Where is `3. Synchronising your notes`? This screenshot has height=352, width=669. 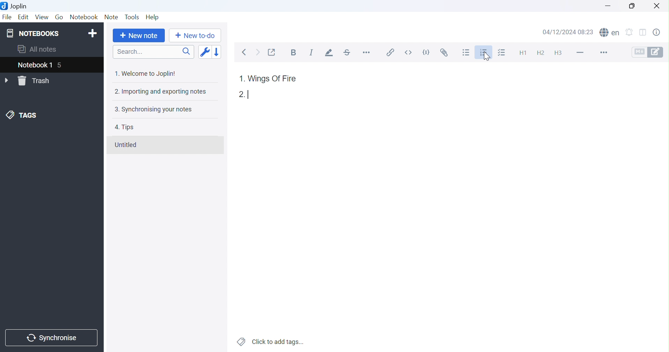 3. Synchronising your notes is located at coordinates (153, 110).